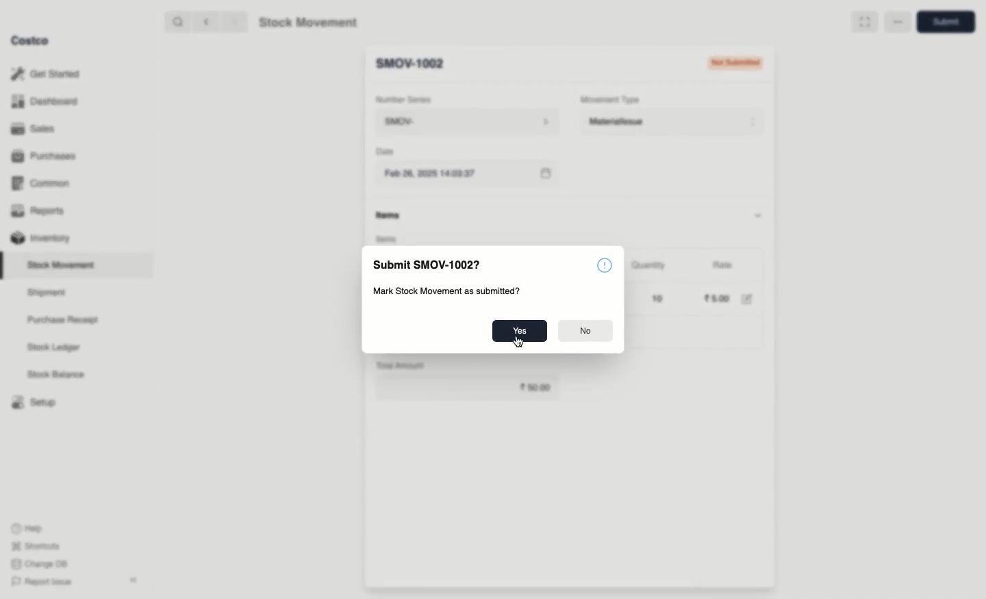 The width and height of the screenshot is (986, 599). What do you see at coordinates (605, 265) in the screenshot?
I see `emblem` at bounding box center [605, 265].